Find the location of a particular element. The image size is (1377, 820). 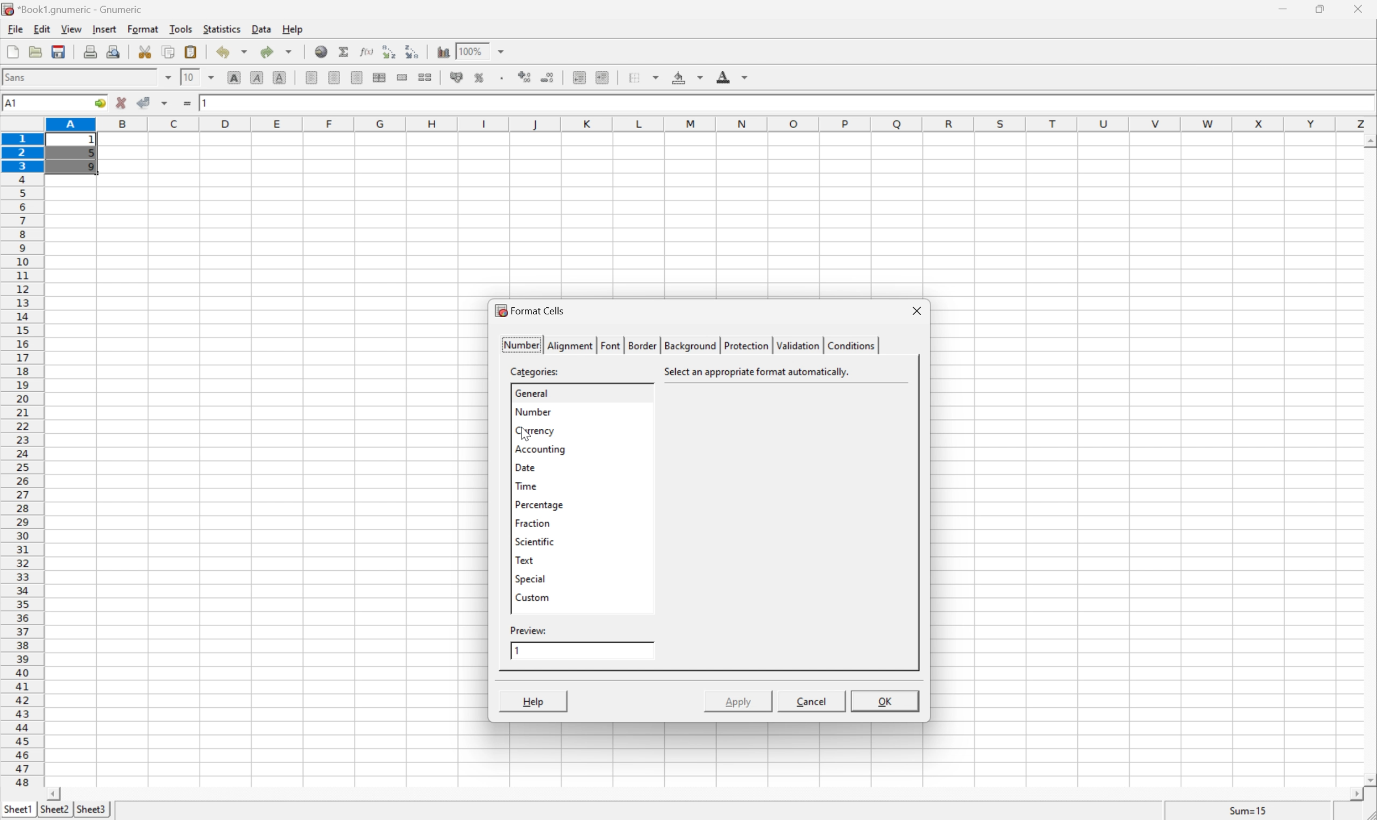

Set the format of the selected cells to include a thousands separator is located at coordinates (504, 78).